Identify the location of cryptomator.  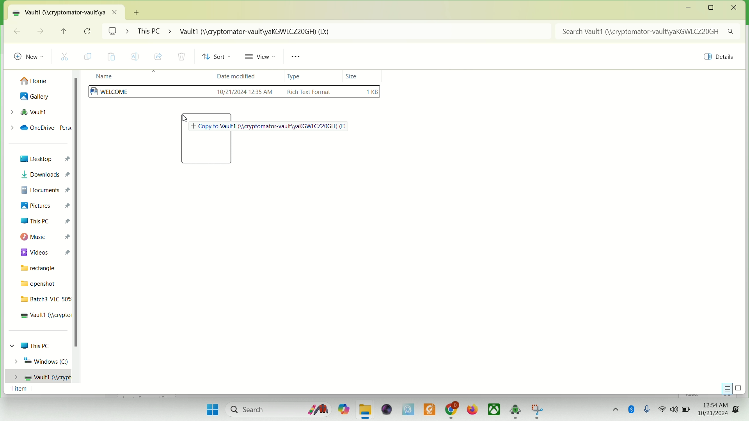
(515, 410).